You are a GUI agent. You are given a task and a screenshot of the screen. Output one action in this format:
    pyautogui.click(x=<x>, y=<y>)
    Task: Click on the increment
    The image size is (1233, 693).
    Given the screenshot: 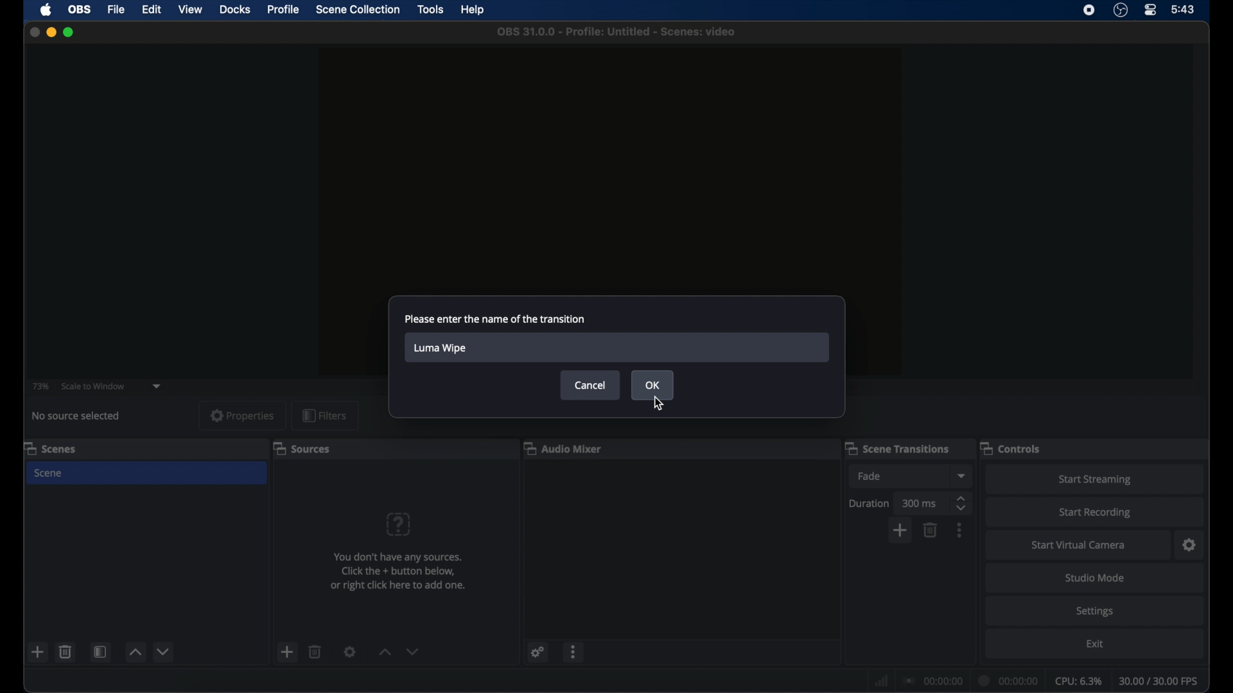 What is the action you would take?
    pyautogui.click(x=137, y=652)
    